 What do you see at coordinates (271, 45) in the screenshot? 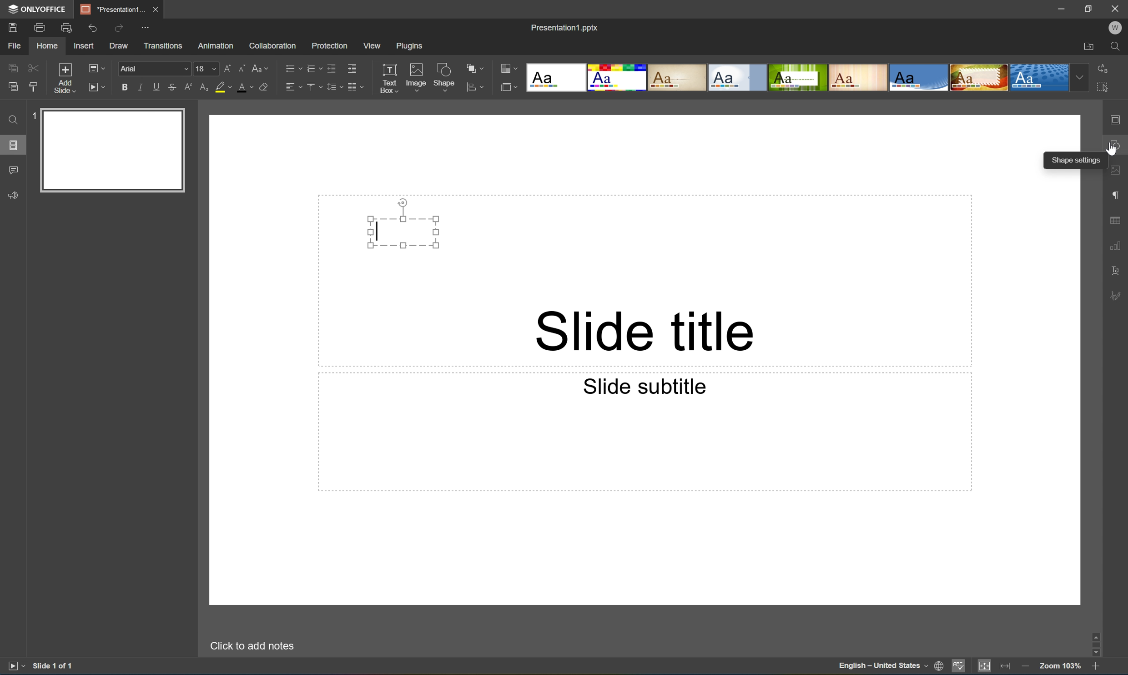
I see `Collaboration` at bounding box center [271, 45].